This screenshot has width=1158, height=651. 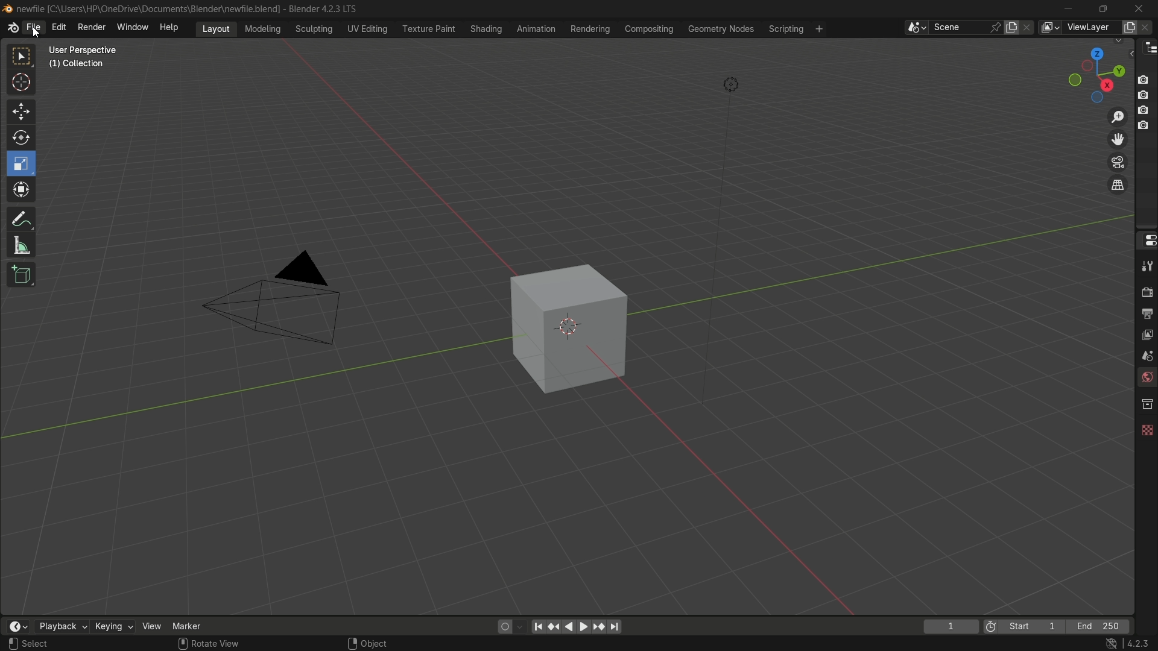 What do you see at coordinates (1118, 115) in the screenshot?
I see `zoom in/out` at bounding box center [1118, 115].